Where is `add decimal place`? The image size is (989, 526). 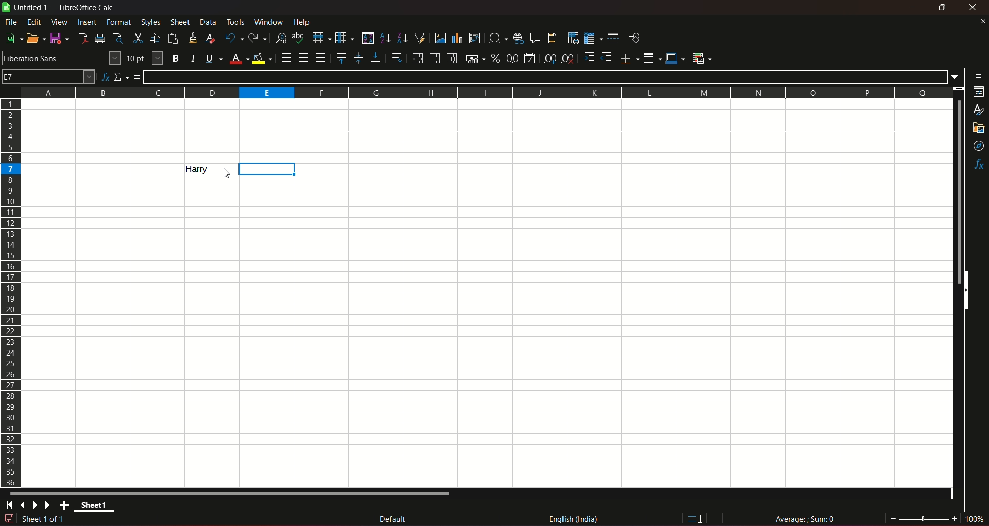
add decimal place is located at coordinates (548, 59).